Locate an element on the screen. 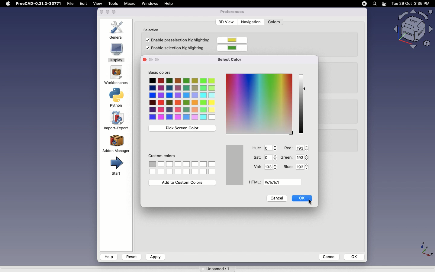  Sat is located at coordinates (257, 157).